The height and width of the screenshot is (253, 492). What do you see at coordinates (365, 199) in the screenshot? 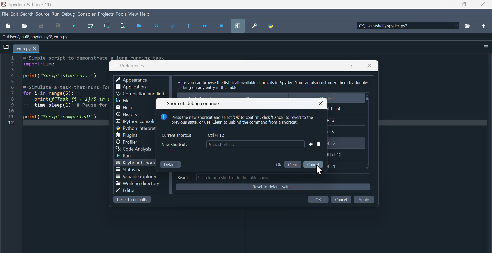
I see `` at bounding box center [365, 199].